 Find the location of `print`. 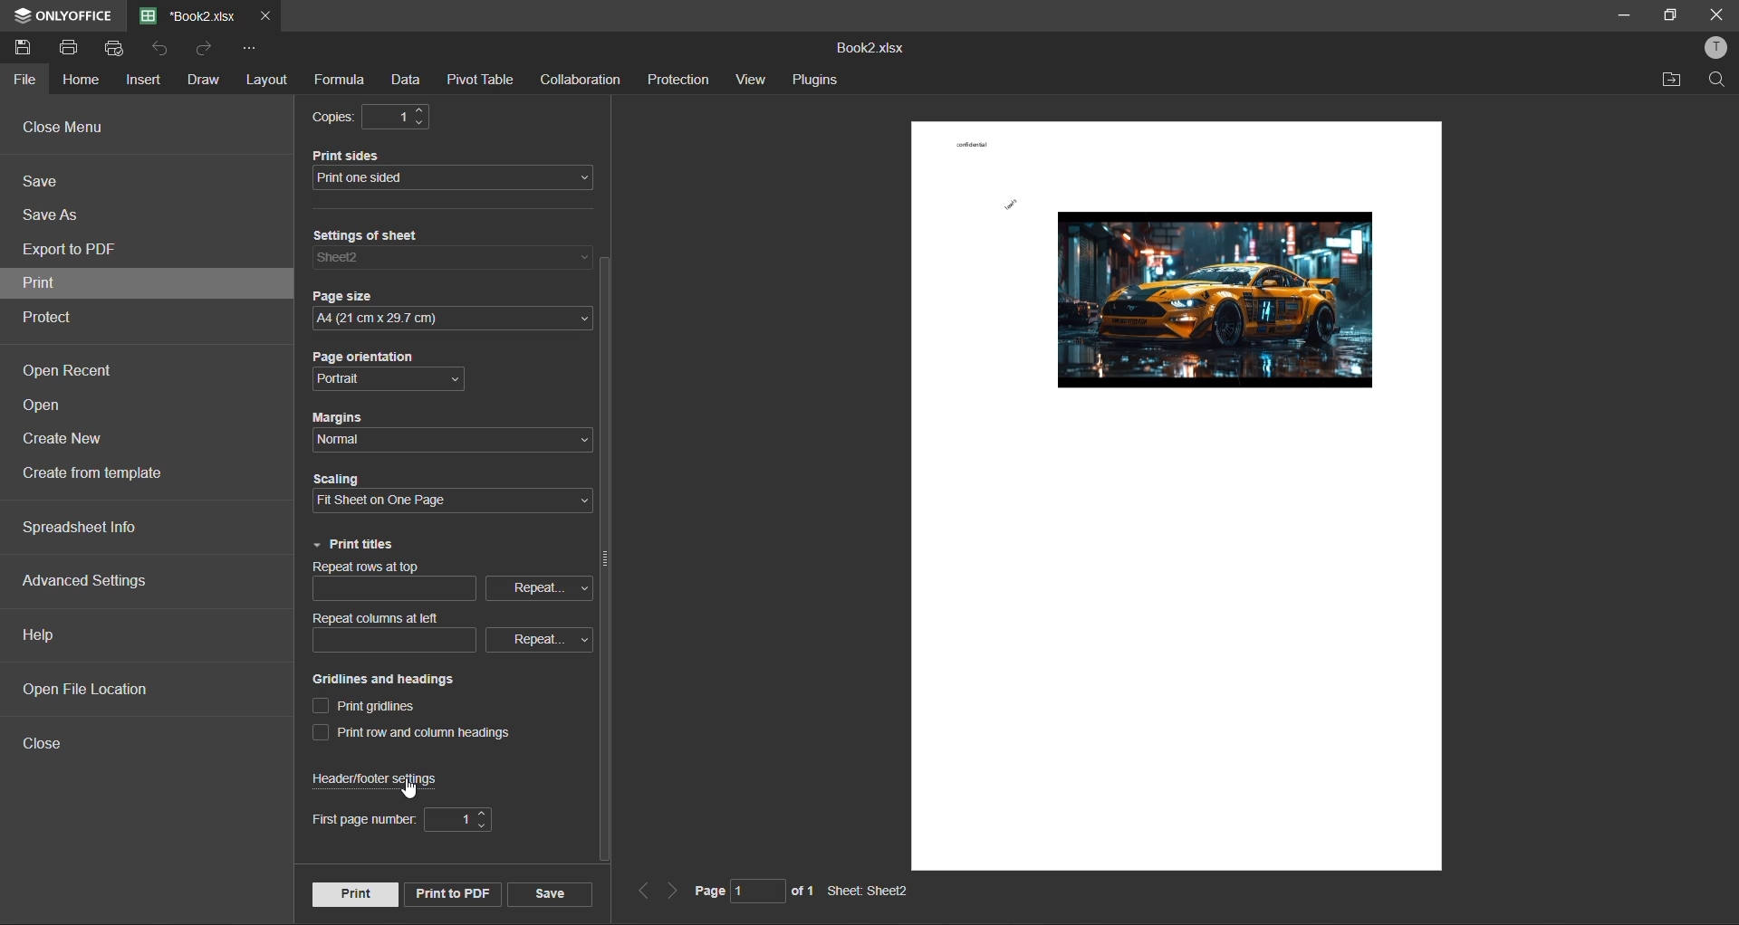

print is located at coordinates (73, 46).